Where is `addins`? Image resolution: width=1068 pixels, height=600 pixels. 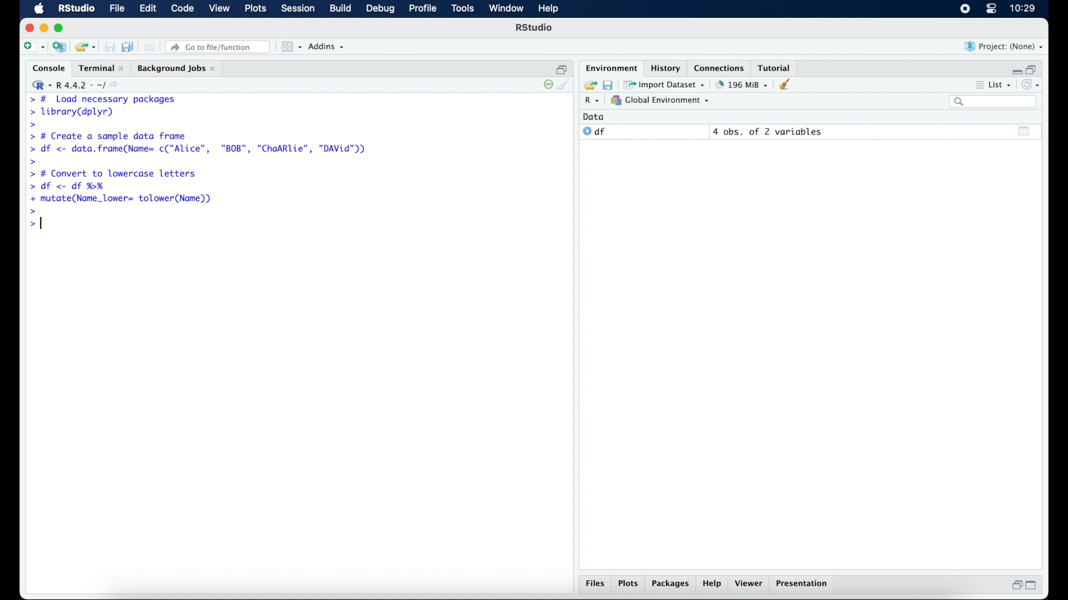
addins is located at coordinates (327, 47).